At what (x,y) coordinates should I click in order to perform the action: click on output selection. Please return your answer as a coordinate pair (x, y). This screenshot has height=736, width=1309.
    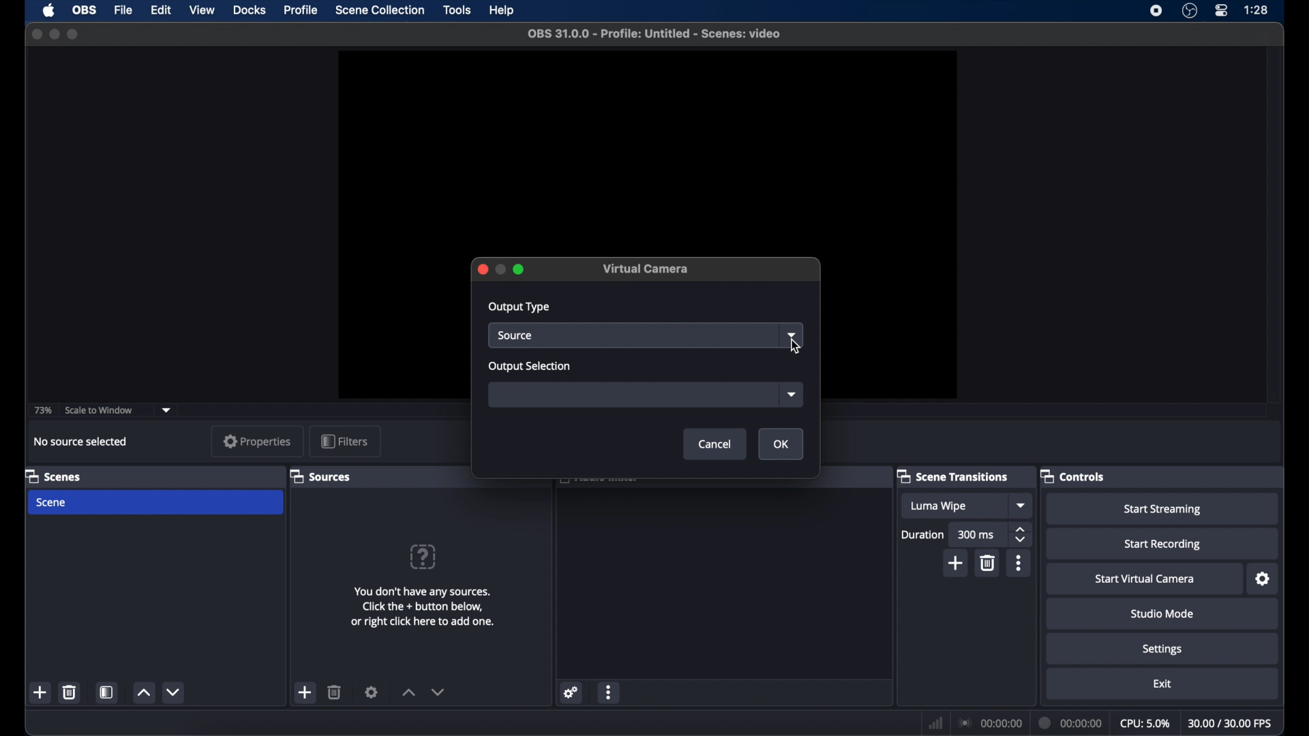
    Looking at the image, I should click on (531, 367).